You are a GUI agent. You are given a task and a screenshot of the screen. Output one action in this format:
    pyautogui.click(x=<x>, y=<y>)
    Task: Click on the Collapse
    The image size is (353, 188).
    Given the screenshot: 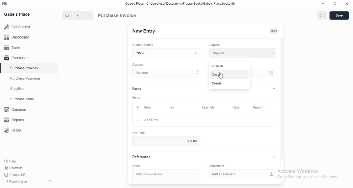 What is the action you would take?
    pyautogui.click(x=50, y=181)
    